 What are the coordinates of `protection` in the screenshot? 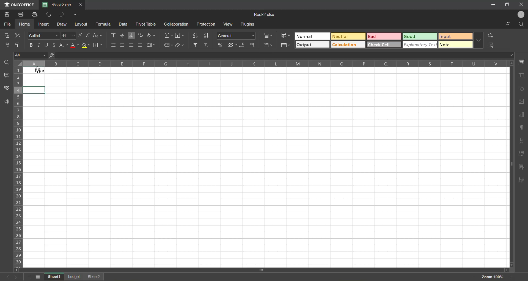 It's located at (207, 24).